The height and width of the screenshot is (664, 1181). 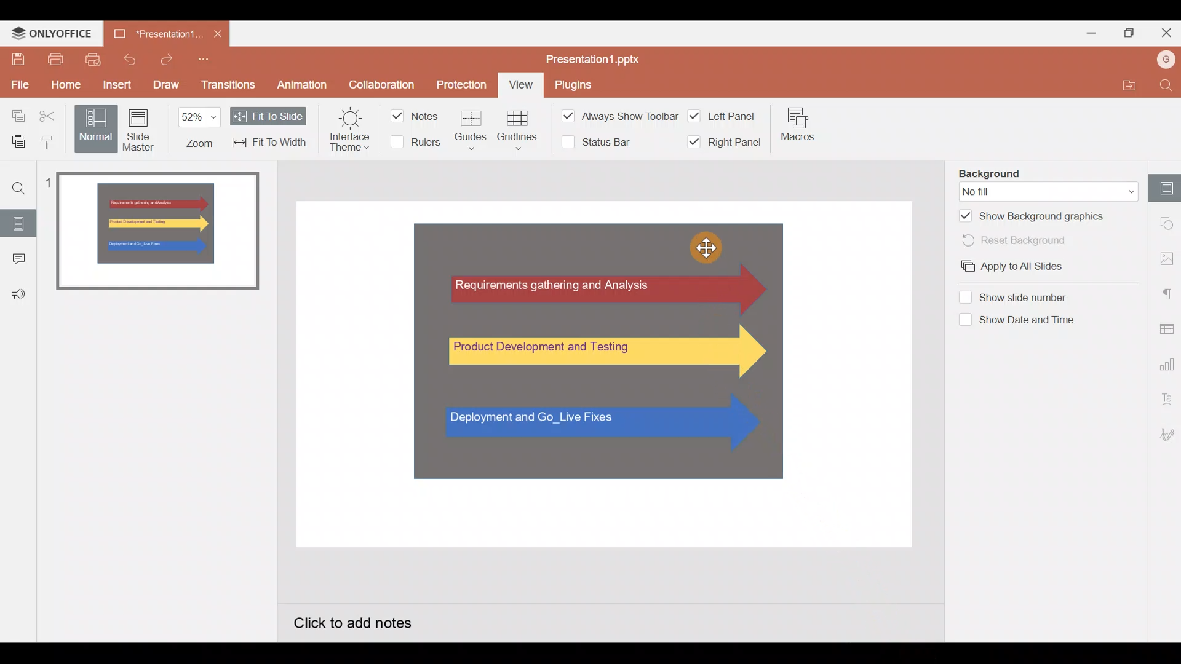 I want to click on Right panel, so click(x=722, y=143).